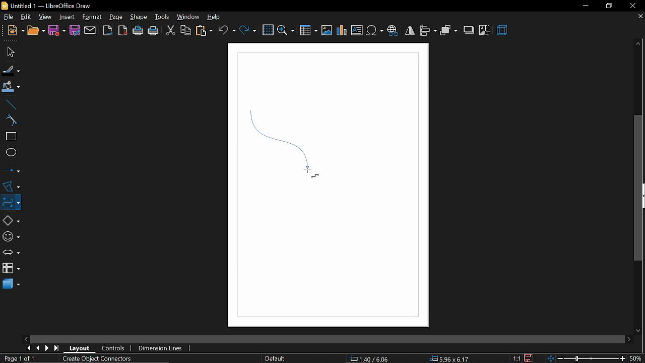 Image resolution: width=645 pixels, height=363 pixels. Describe the element at coordinates (12, 31) in the screenshot. I see `new` at that location.